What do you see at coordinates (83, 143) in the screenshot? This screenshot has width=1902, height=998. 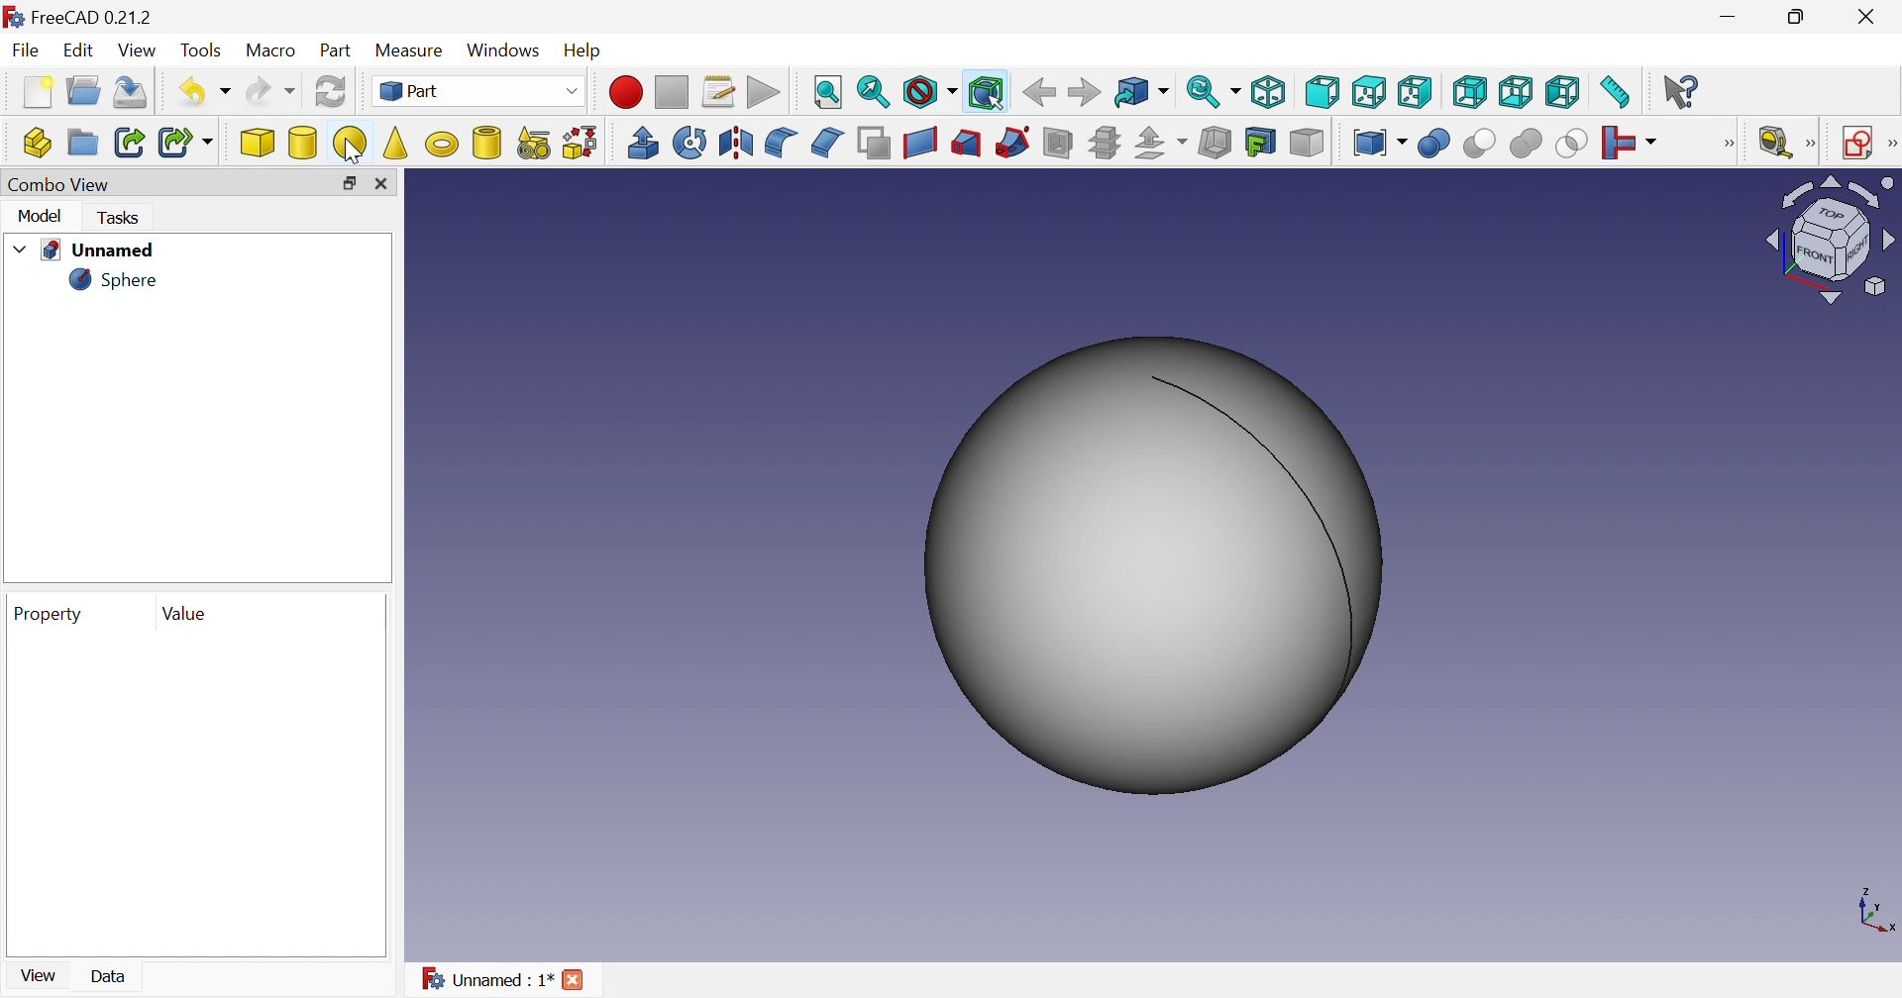 I see `Create group` at bounding box center [83, 143].